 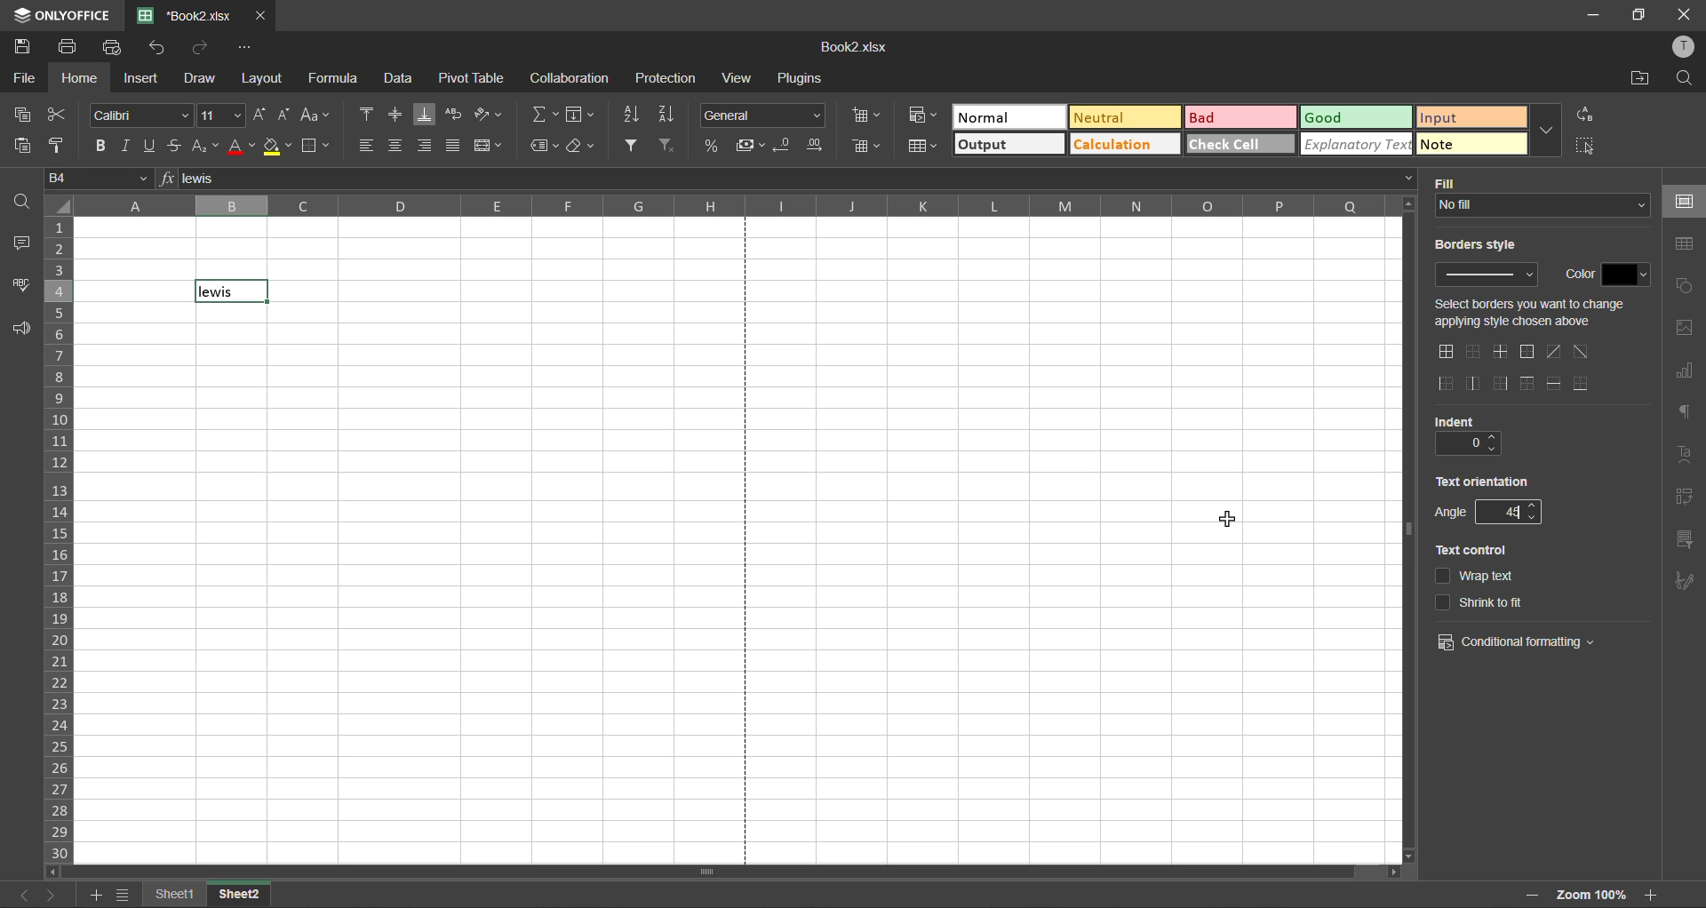 What do you see at coordinates (1469, 146) in the screenshot?
I see `note` at bounding box center [1469, 146].